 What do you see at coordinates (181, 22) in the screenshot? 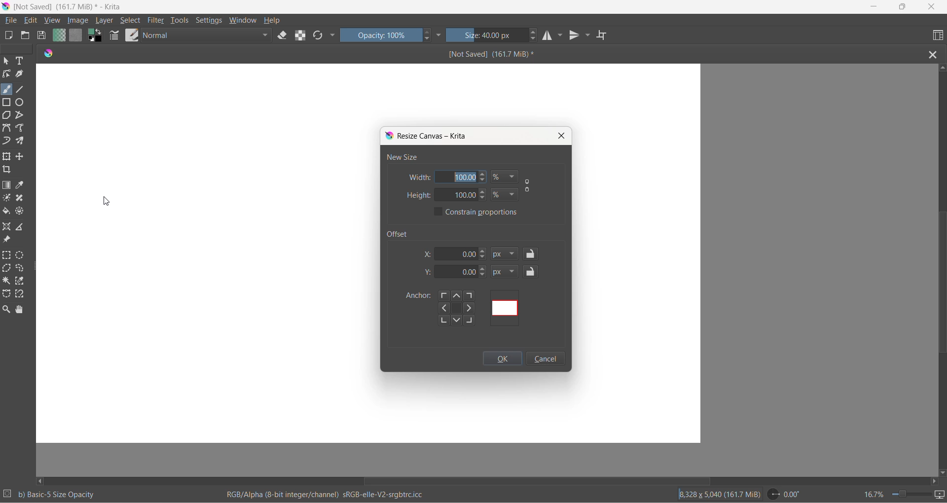
I see `tools` at bounding box center [181, 22].